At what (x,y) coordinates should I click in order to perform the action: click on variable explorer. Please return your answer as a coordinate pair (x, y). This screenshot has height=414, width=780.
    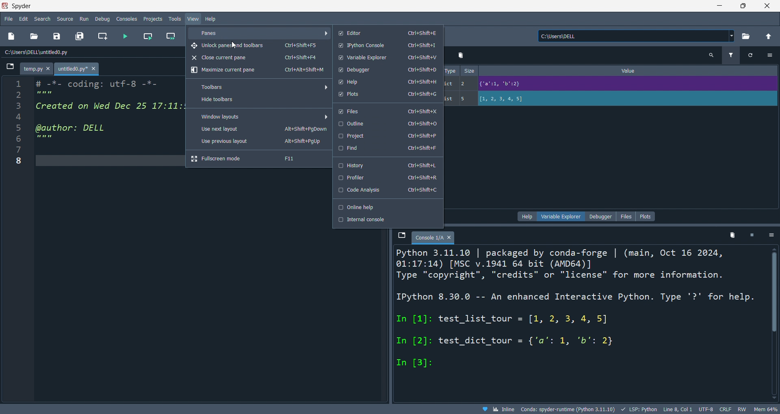
    Looking at the image, I should click on (563, 216).